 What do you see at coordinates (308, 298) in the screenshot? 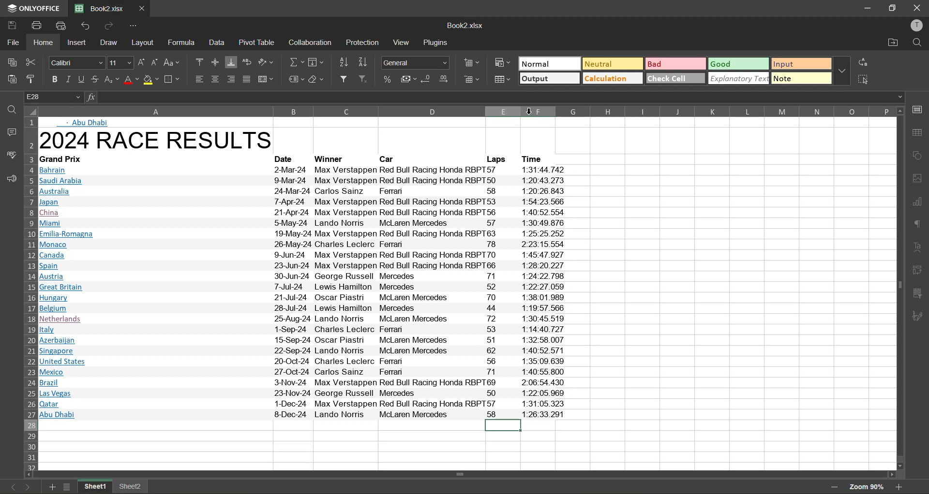
I see `IHungary 21-Jul-24 Oscar Piastn McLaren Mercedes 70 1:38:01.989` at bounding box center [308, 298].